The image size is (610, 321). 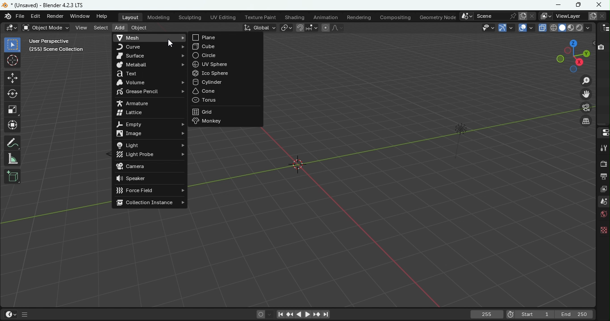 What do you see at coordinates (226, 55) in the screenshot?
I see `Circle` at bounding box center [226, 55].